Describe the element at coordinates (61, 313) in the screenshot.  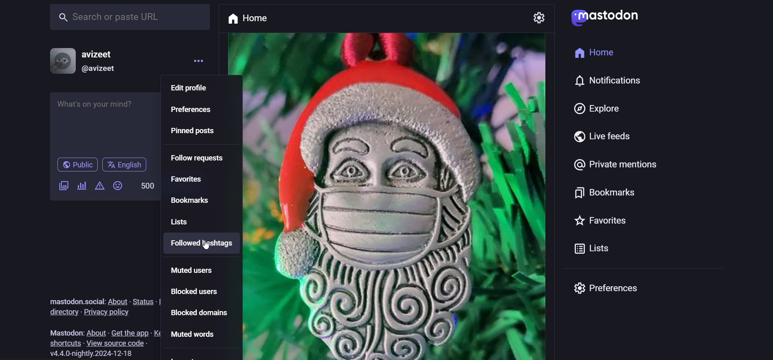
I see `directory` at that location.